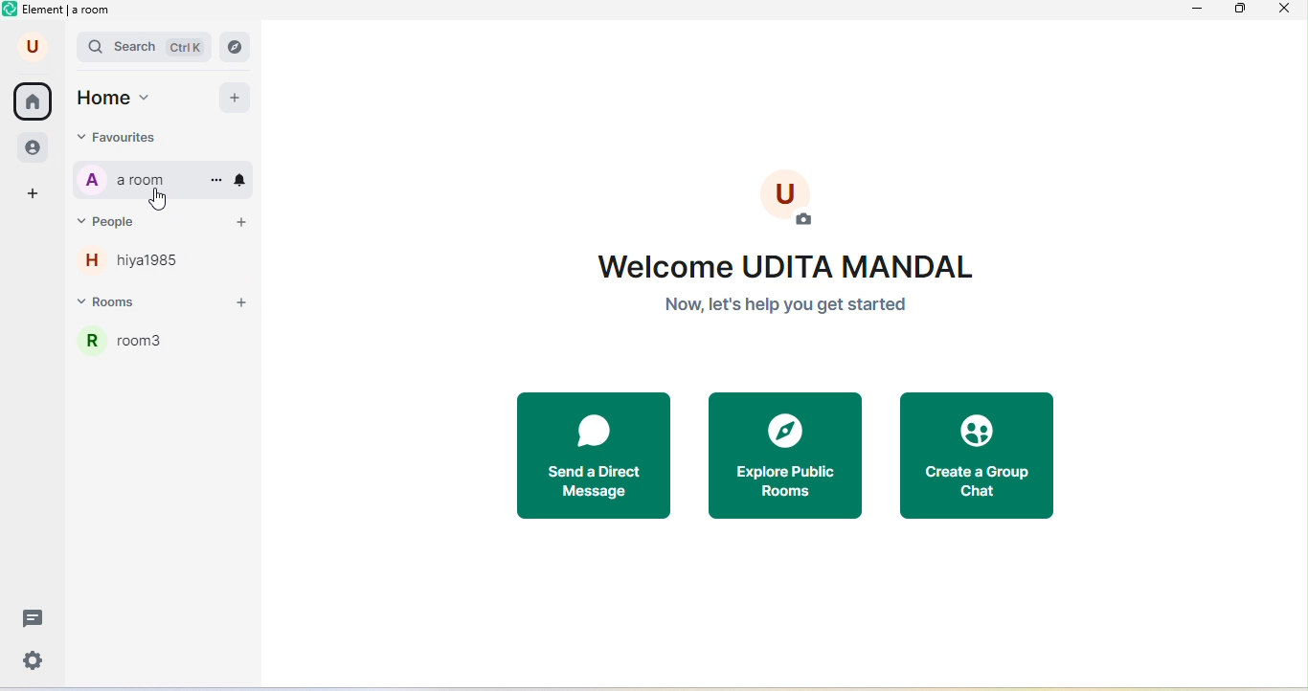 The height and width of the screenshot is (691, 1308). What do you see at coordinates (243, 179) in the screenshot?
I see `notifications` at bounding box center [243, 179].